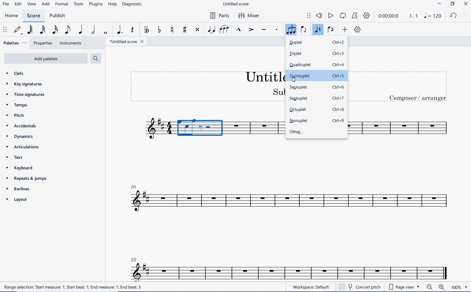  I want to click on TOGGLE NATURAL, so click(173, 30).